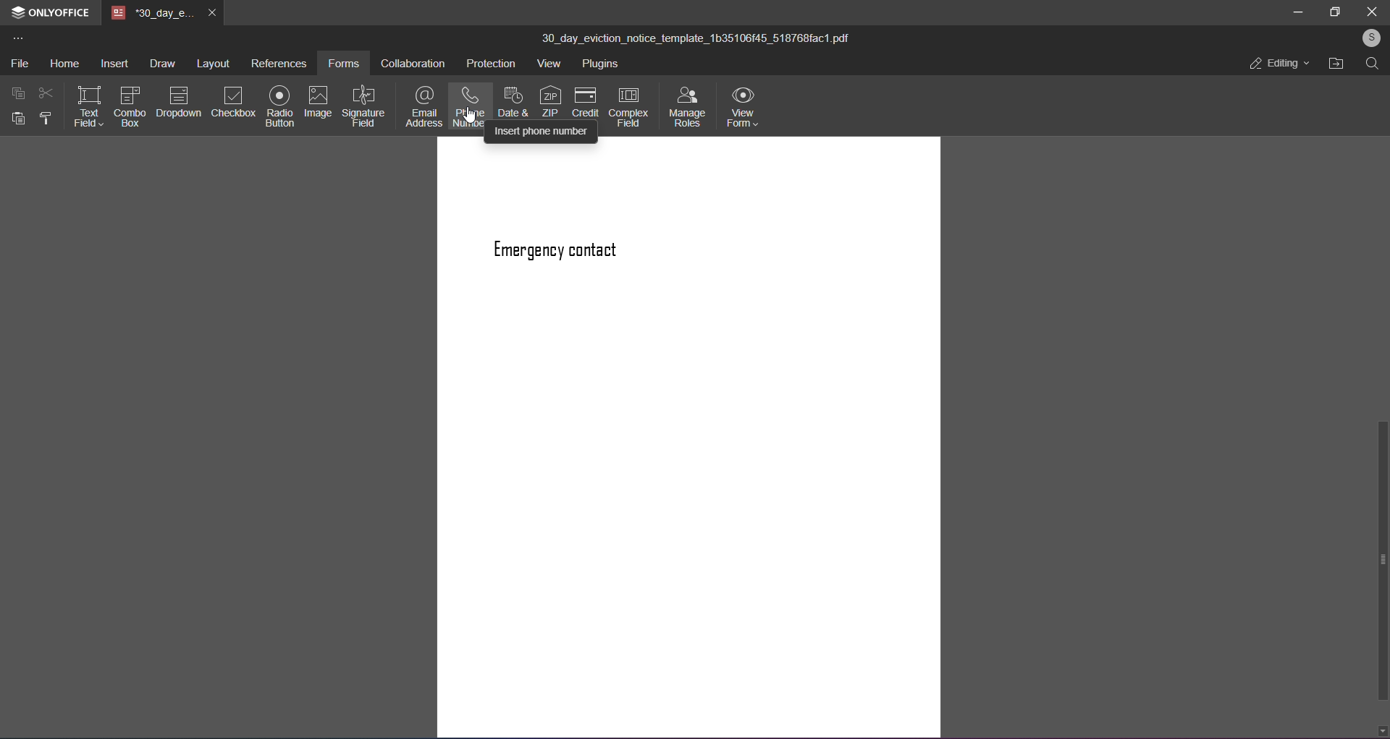 This screenshot has width=1390, height=739. What do you see at coordinates (211, 14) in the screenshot?
I see `close tab` at bounding box center [211, 14].